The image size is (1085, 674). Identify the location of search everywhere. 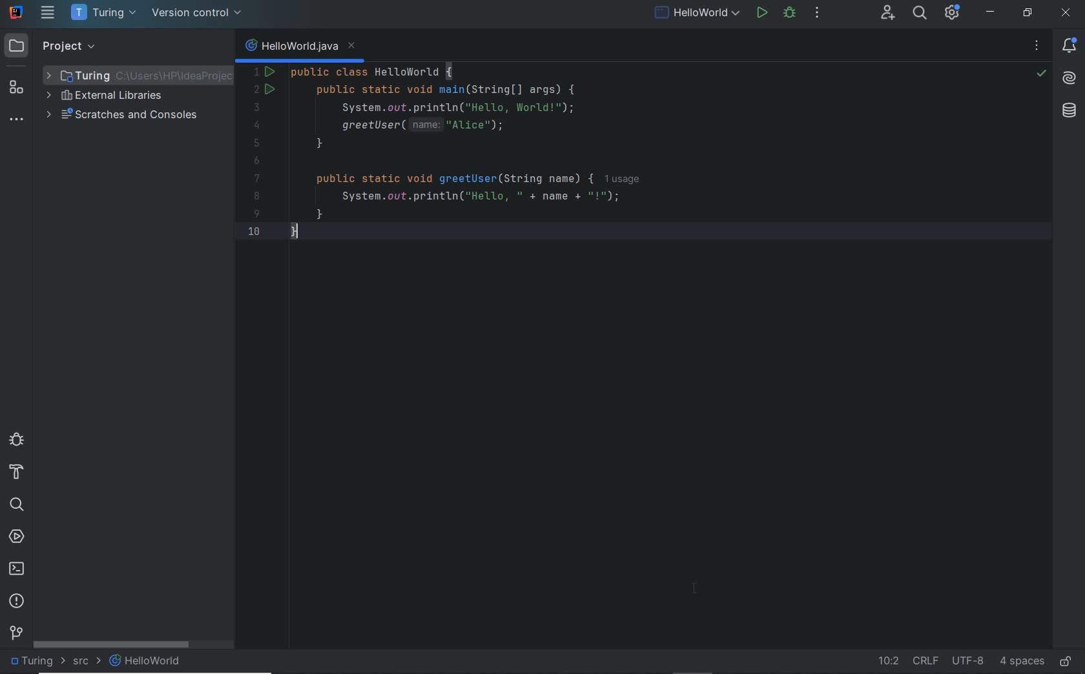
(920, 14).